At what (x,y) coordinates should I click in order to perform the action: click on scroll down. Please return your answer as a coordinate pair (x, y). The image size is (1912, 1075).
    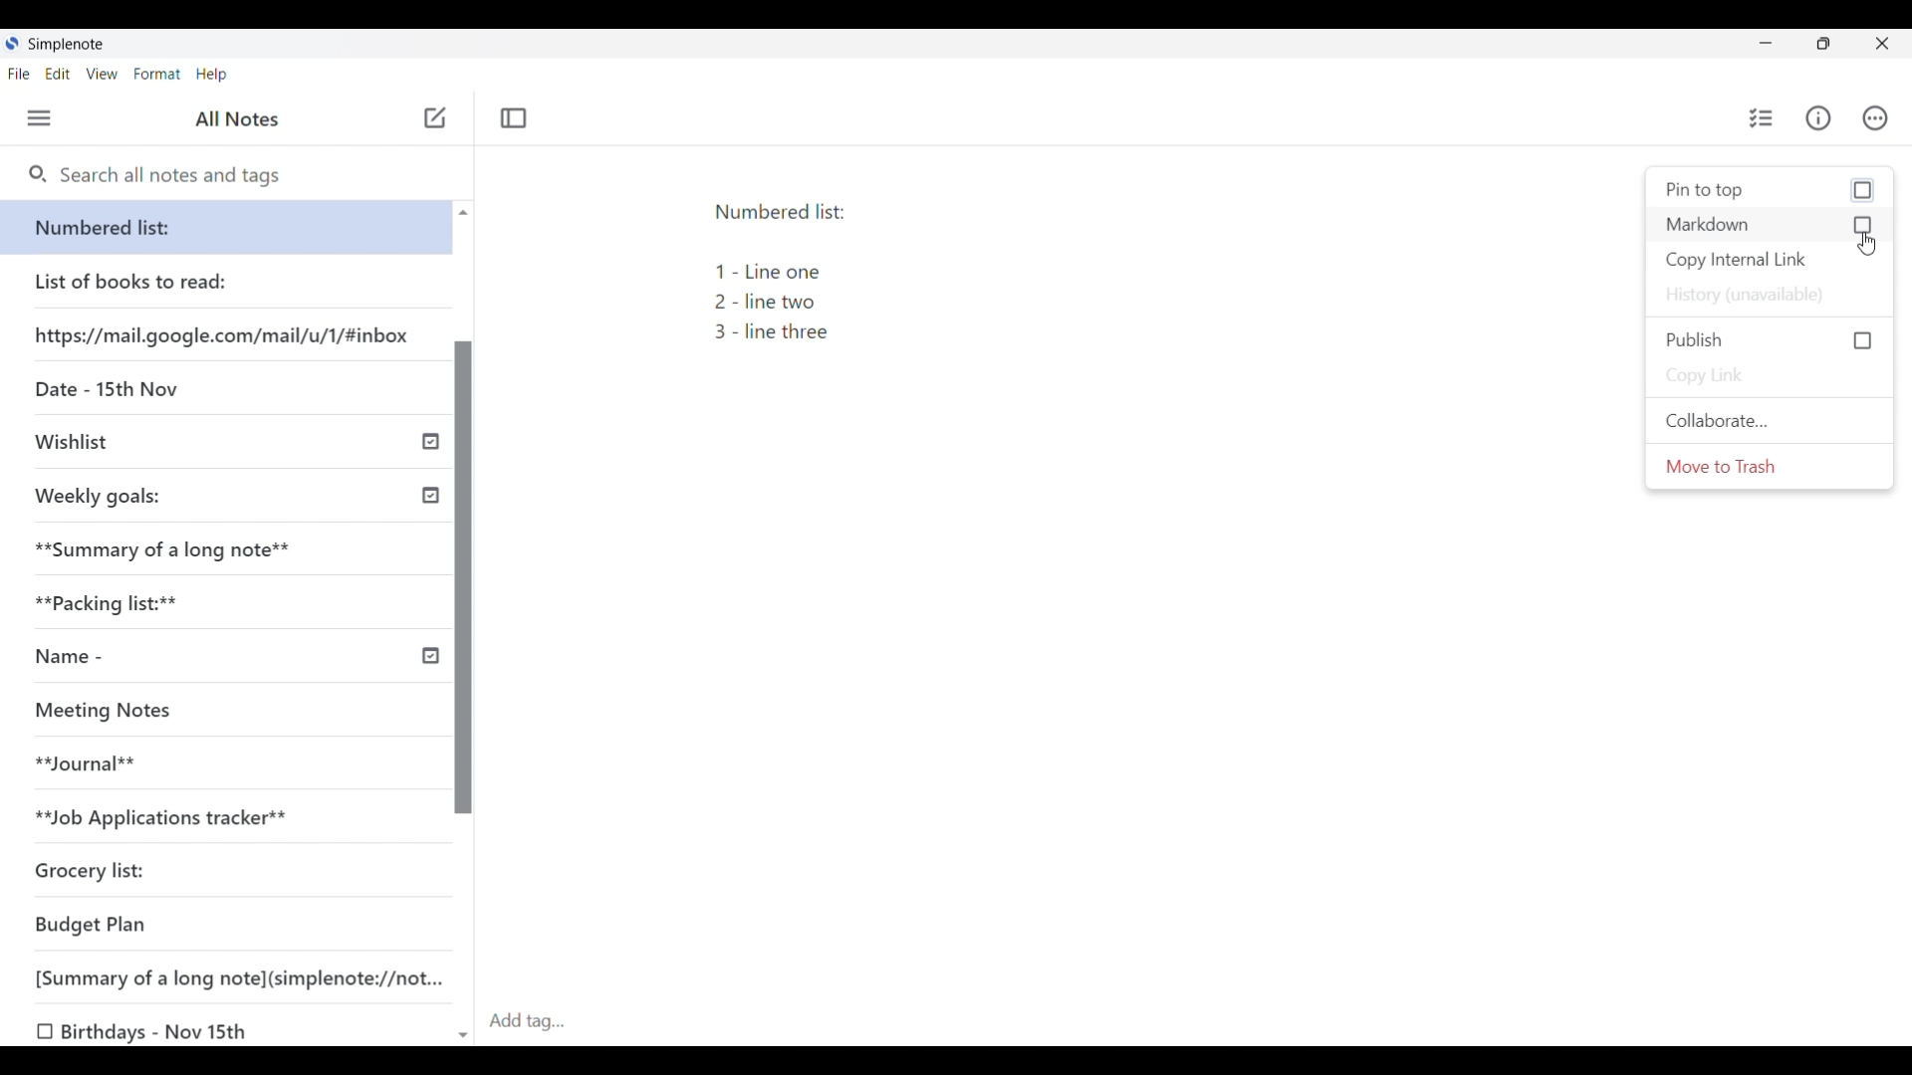
    Looking at the image, I should click on (467, 1030).